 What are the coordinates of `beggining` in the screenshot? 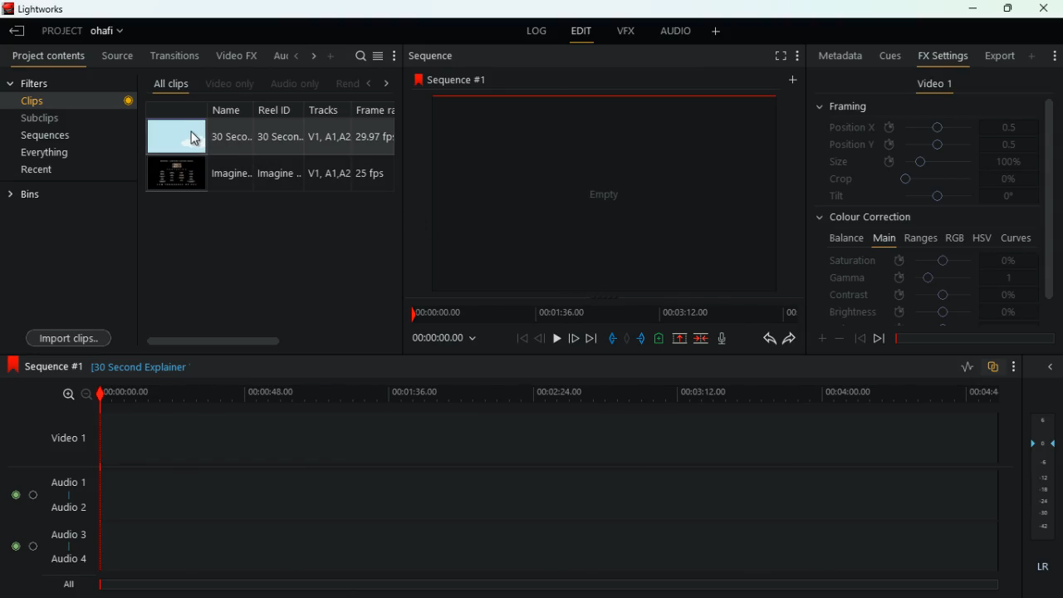 It's located at (517, 338).